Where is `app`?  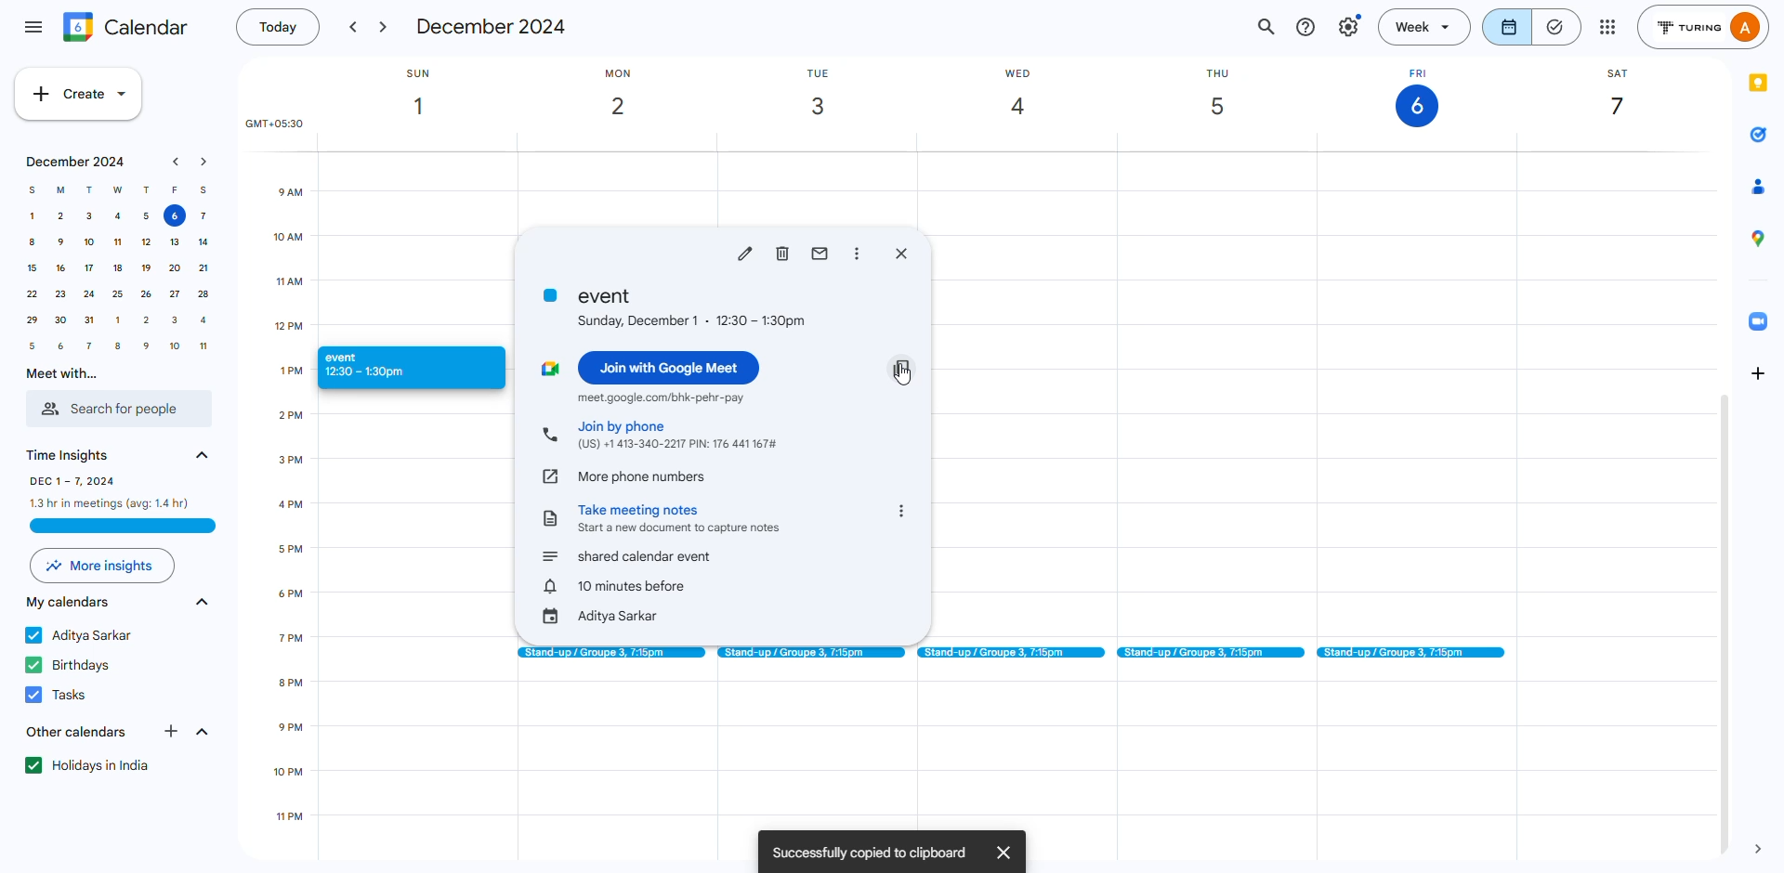
app is located at coordinates (1760, 238).